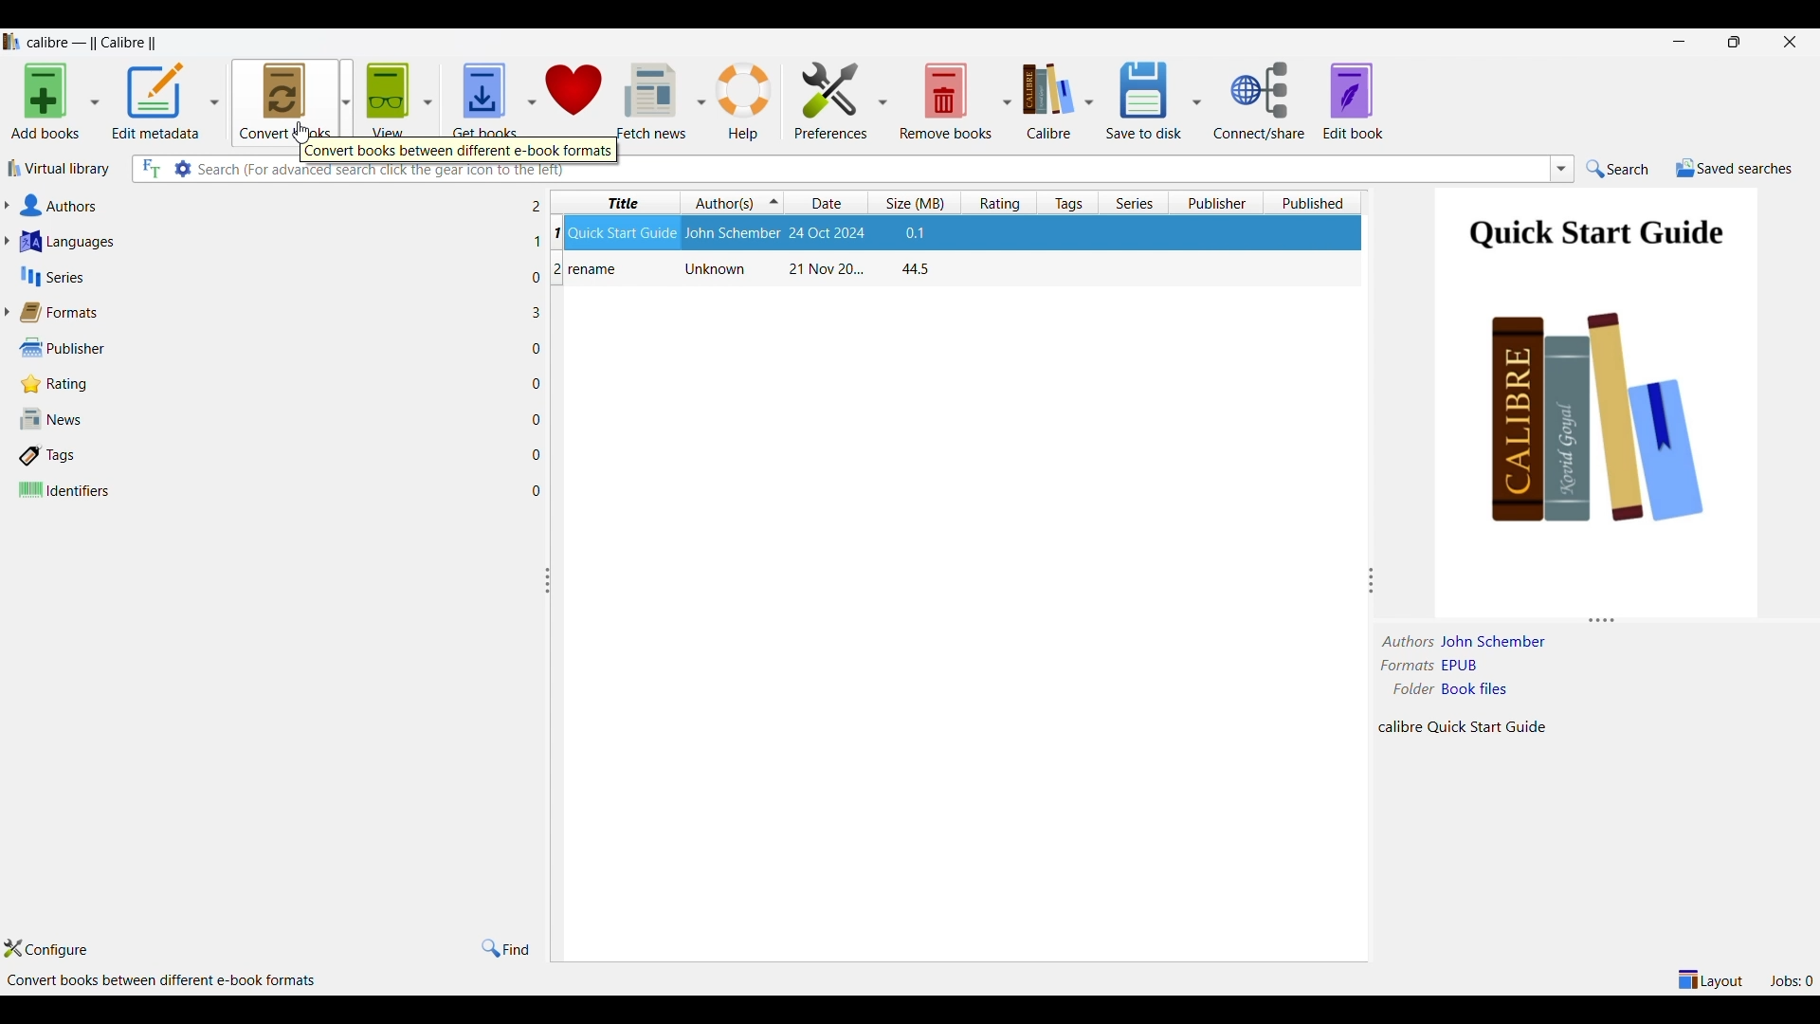  Describe the element at coordinates (1498, 642) in the screenshot. I see `Author name` at that location.